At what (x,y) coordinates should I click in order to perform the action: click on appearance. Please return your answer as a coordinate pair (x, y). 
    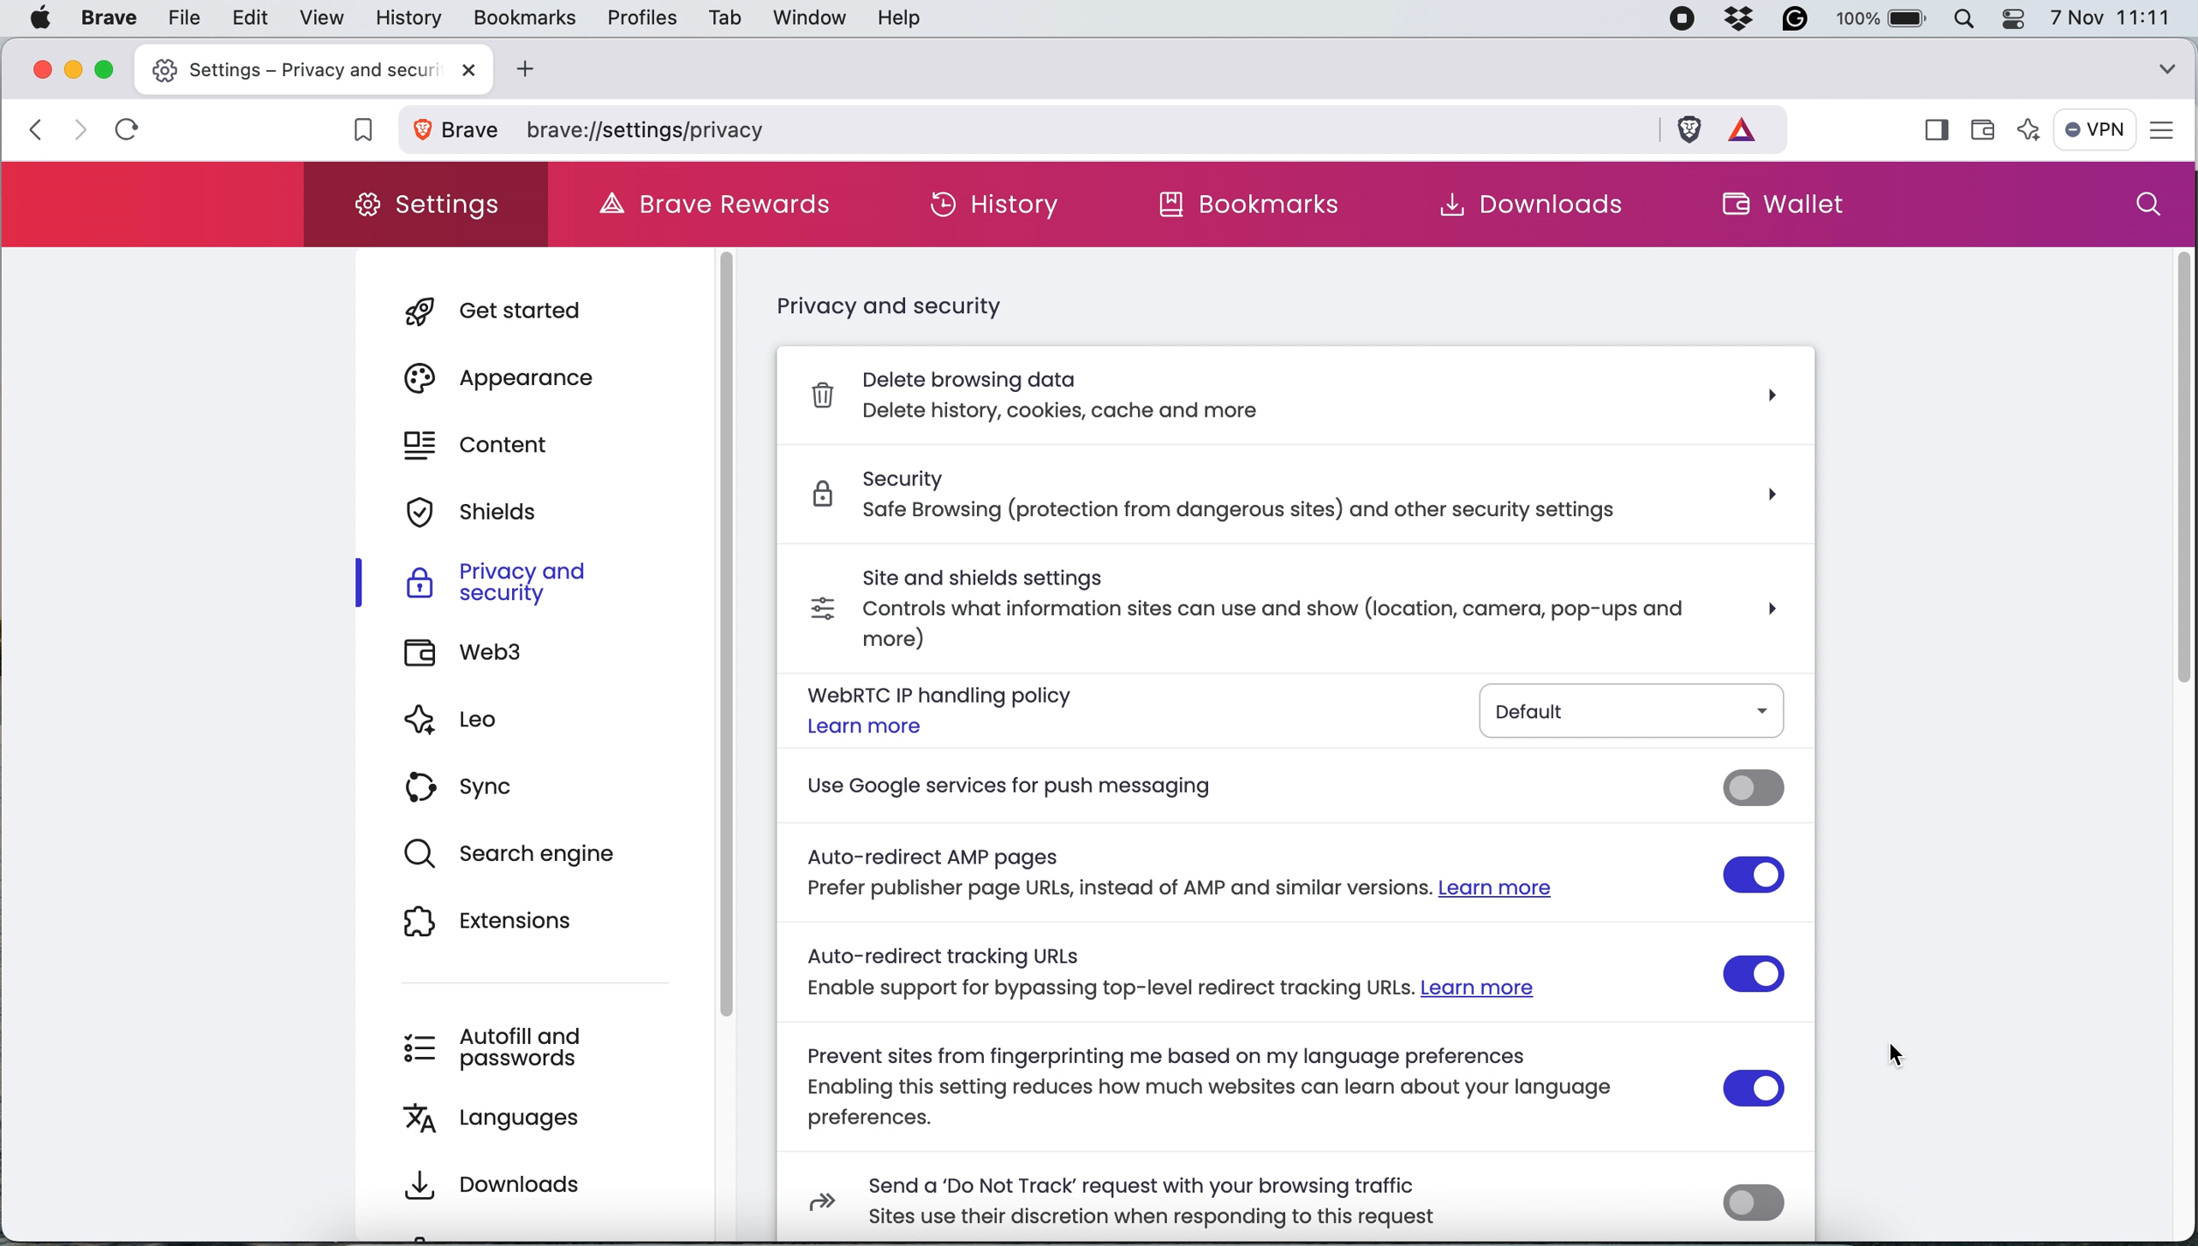
    Looking at the image, I should click on (517, 377).